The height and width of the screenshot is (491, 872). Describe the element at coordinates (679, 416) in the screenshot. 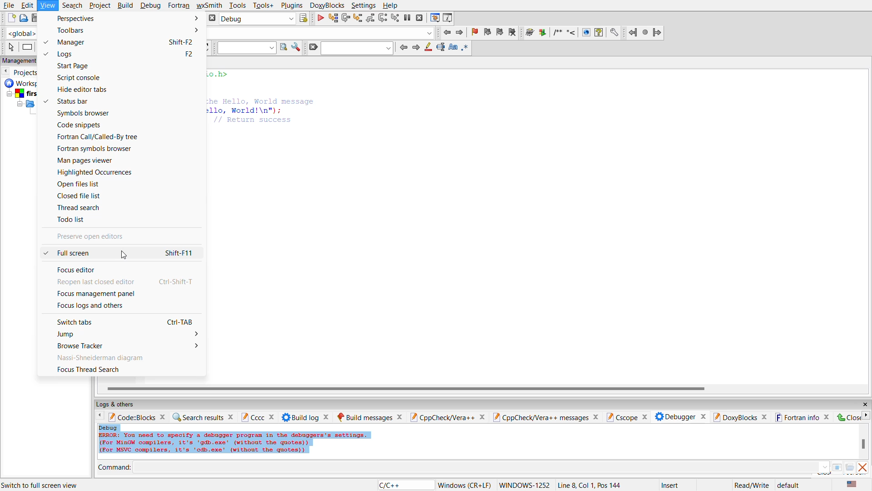

I see `debugger` at that location.